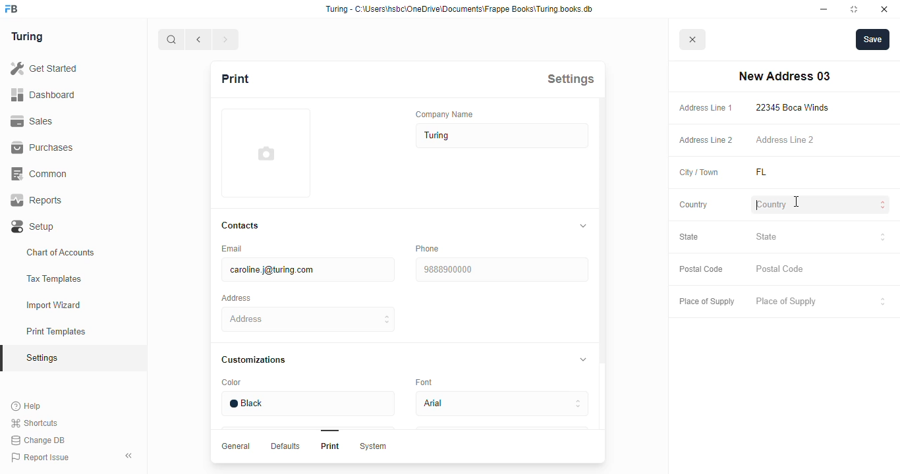  What do you see at coordinates (777, 172) in the screenshot?
I see `FL` at bounding box center [777, 172].